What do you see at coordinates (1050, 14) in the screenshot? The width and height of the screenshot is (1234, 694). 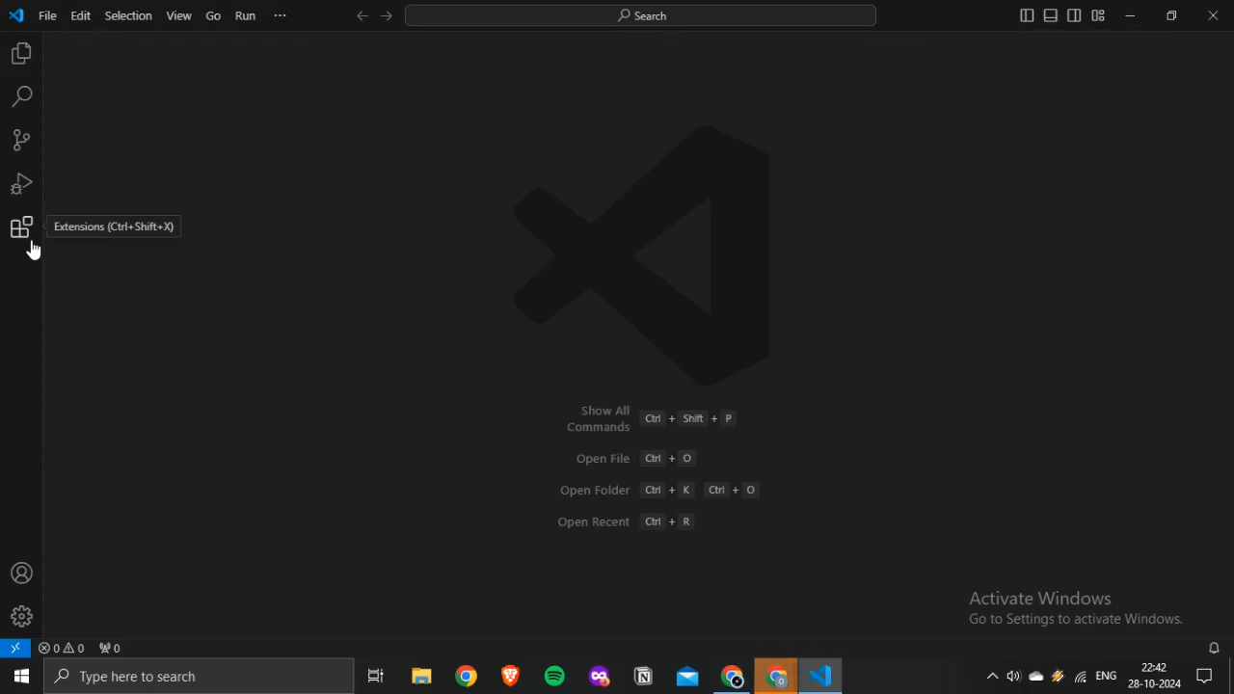 I see `toggle panel` at bounding box center [1050, 14].